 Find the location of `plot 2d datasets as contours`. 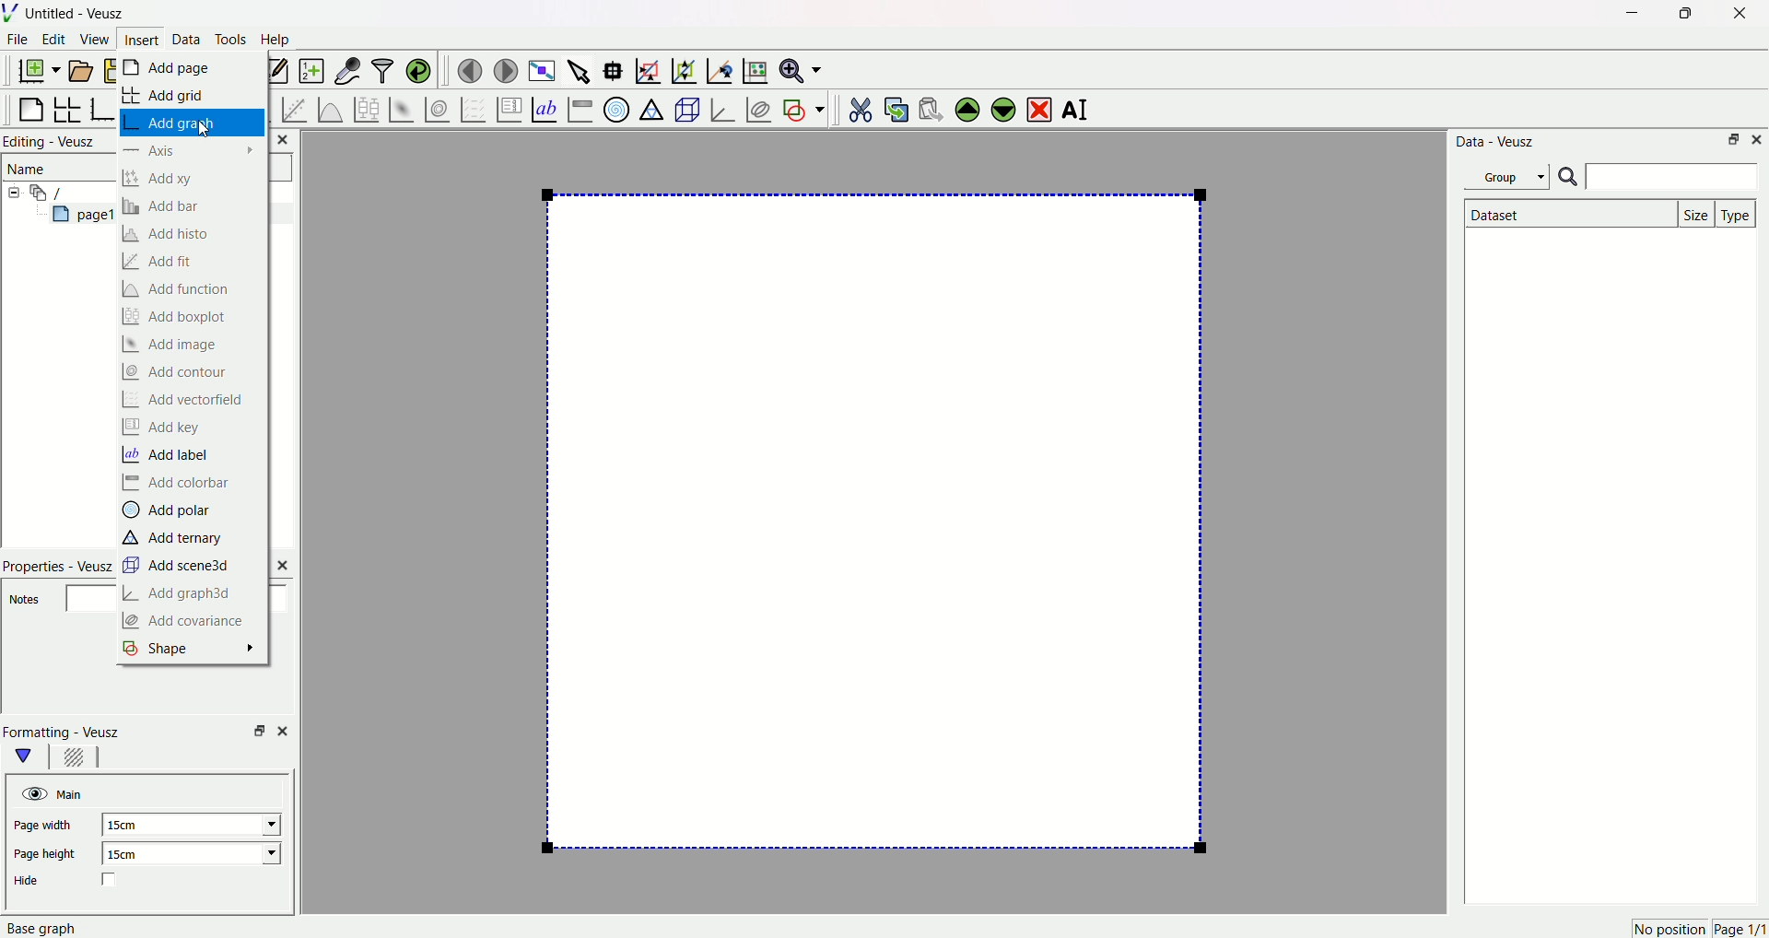

plot 2d datasets as contours is located at coordinates (436, 109).